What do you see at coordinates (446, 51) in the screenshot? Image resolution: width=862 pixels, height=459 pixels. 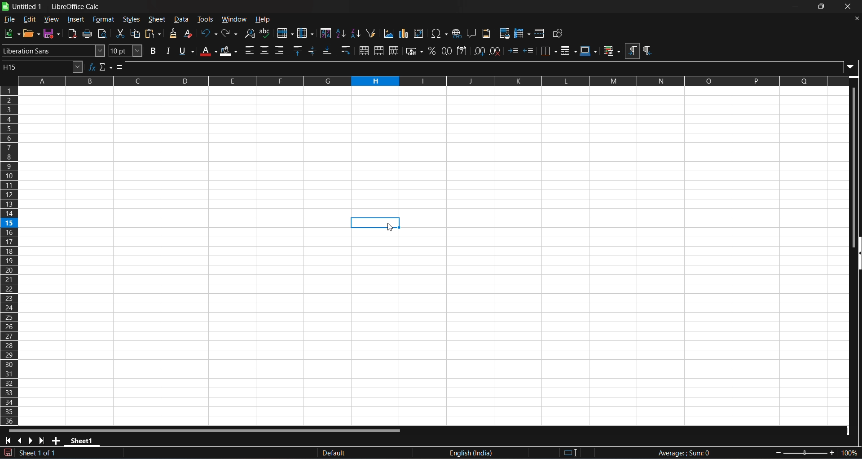 I see `format as number` at bounding box center [446, 51].